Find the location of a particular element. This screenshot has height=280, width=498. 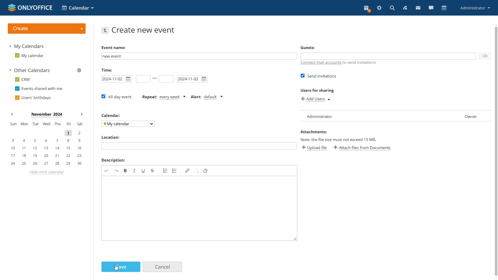

remove format is located at coordinates (205, 171).